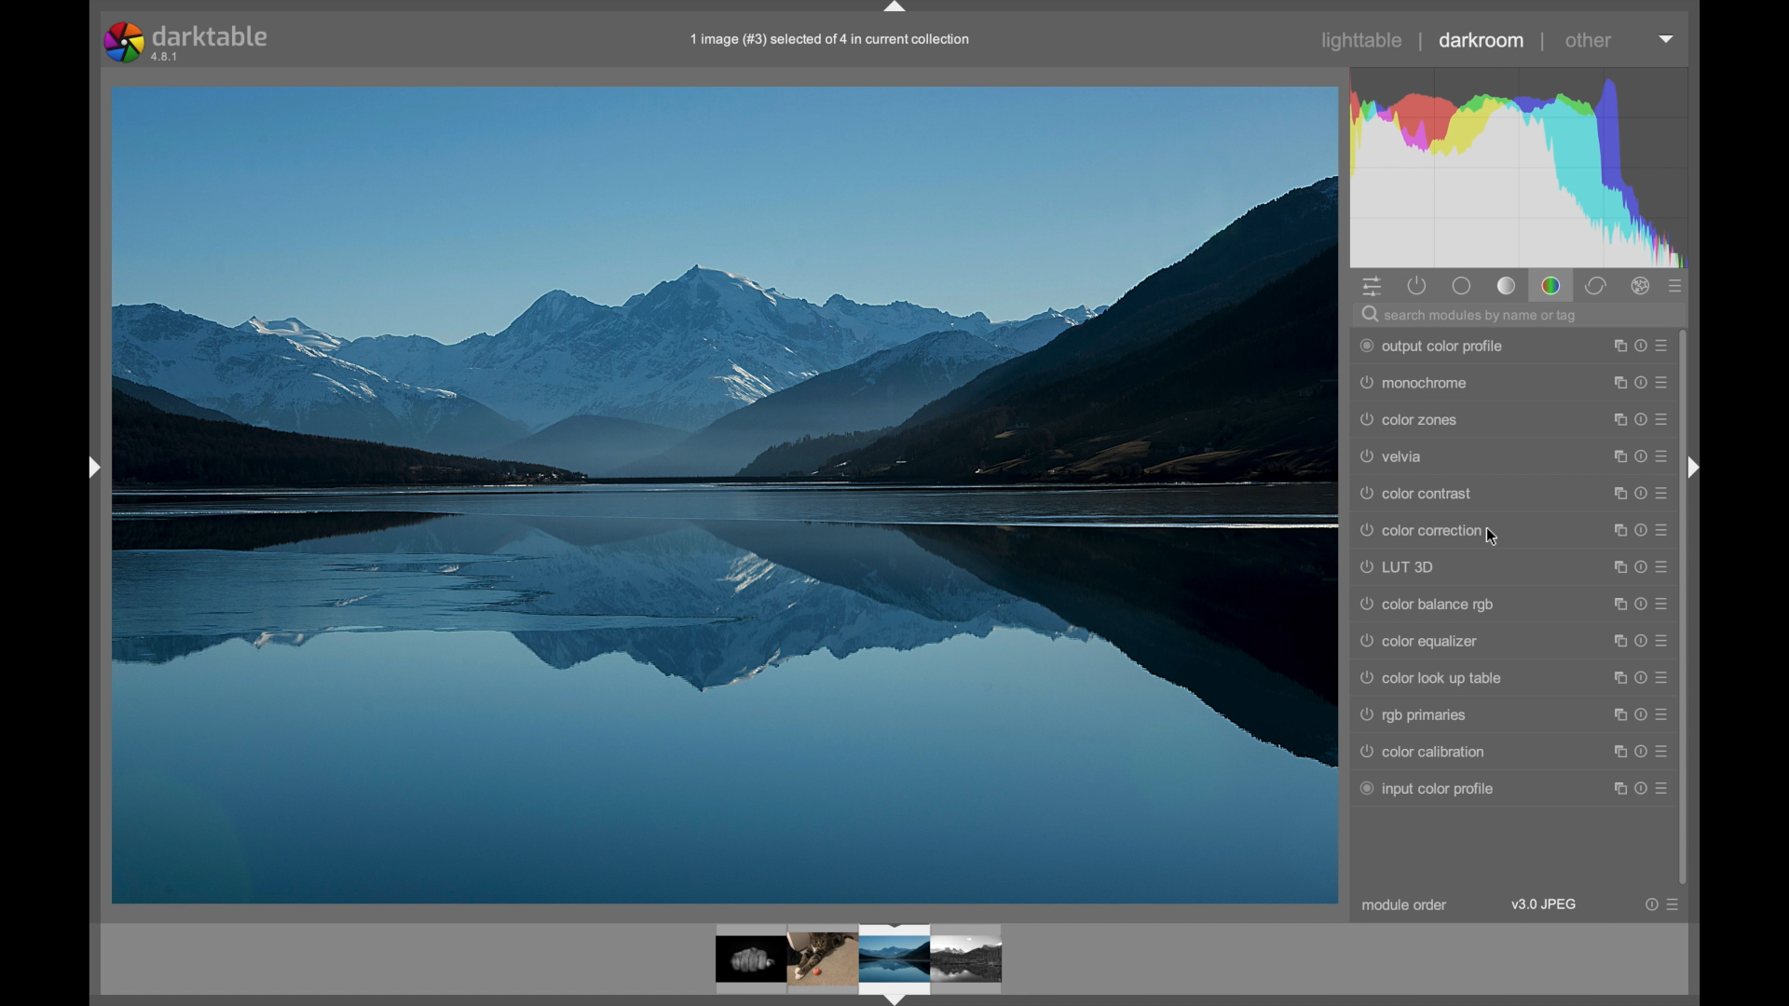  I want to click on photo preview, so click(743, 955).